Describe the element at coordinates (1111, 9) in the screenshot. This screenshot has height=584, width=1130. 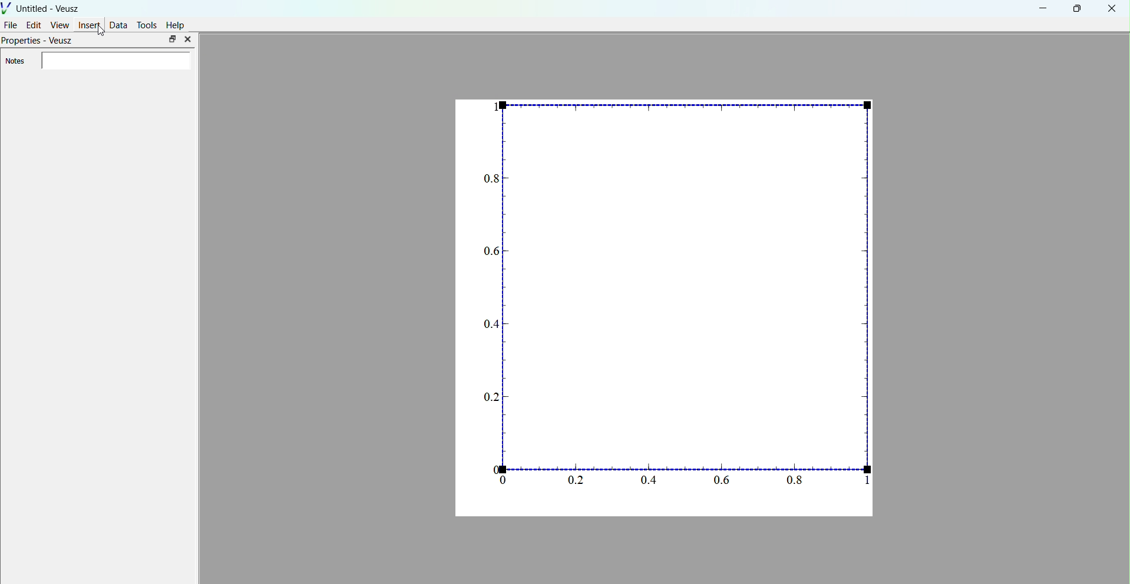
I see `close` at that location.